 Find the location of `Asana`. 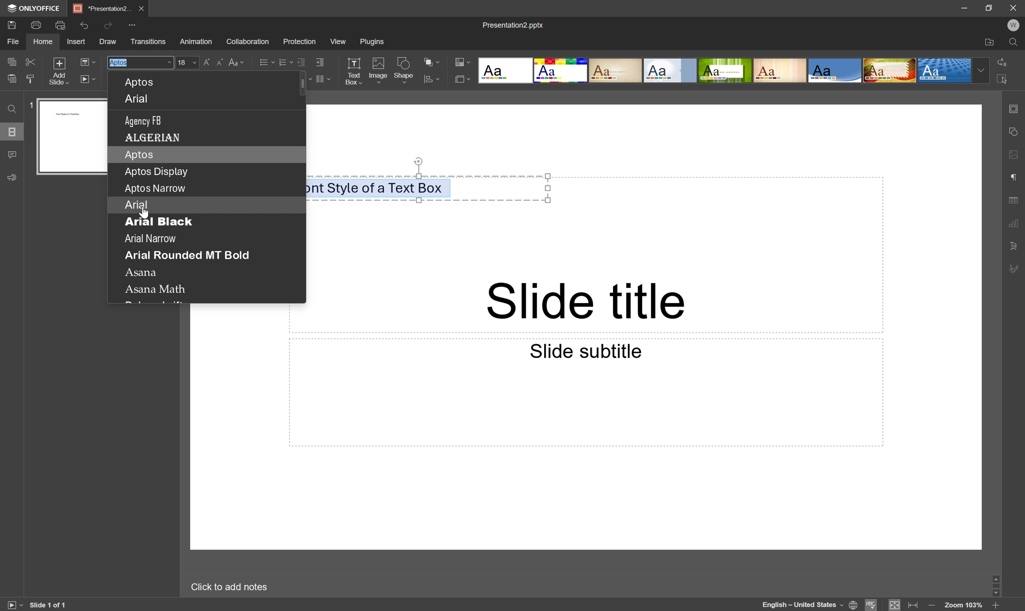

Asana is located at coordinates (142, 271).